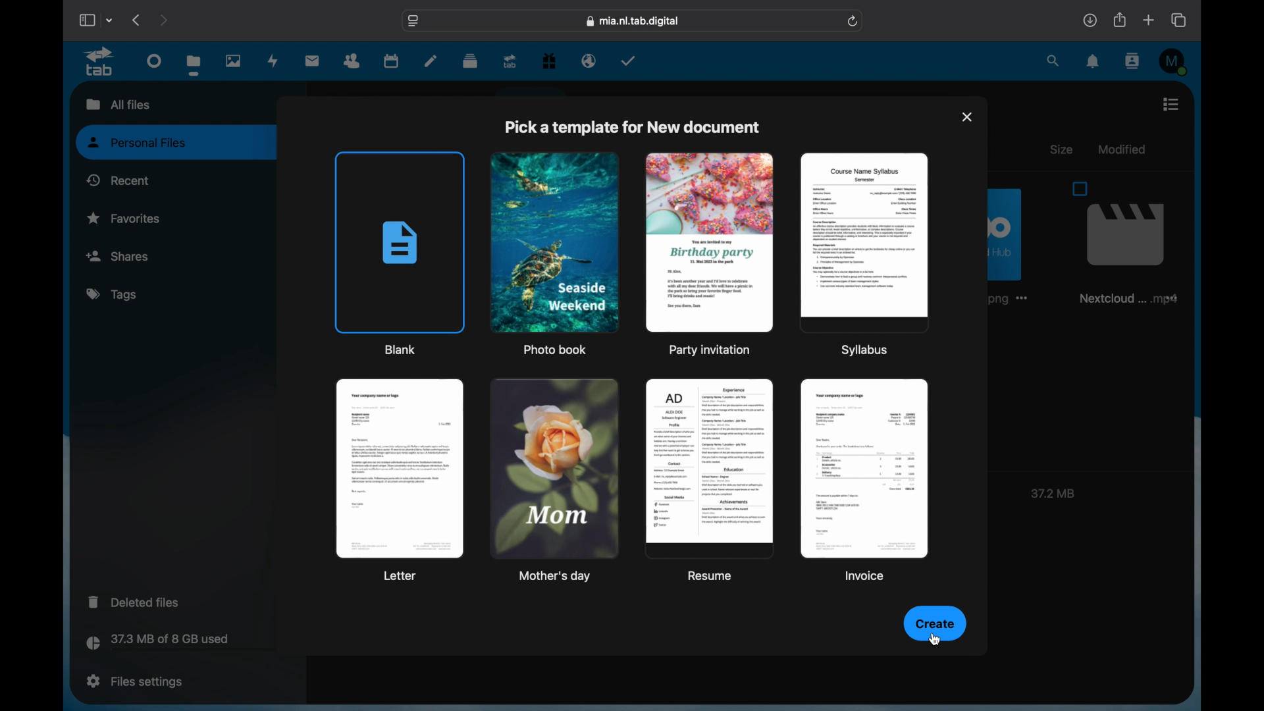 The height and width of the screenshot is (711, 1264). I want to click on deck, so click(470, 61).